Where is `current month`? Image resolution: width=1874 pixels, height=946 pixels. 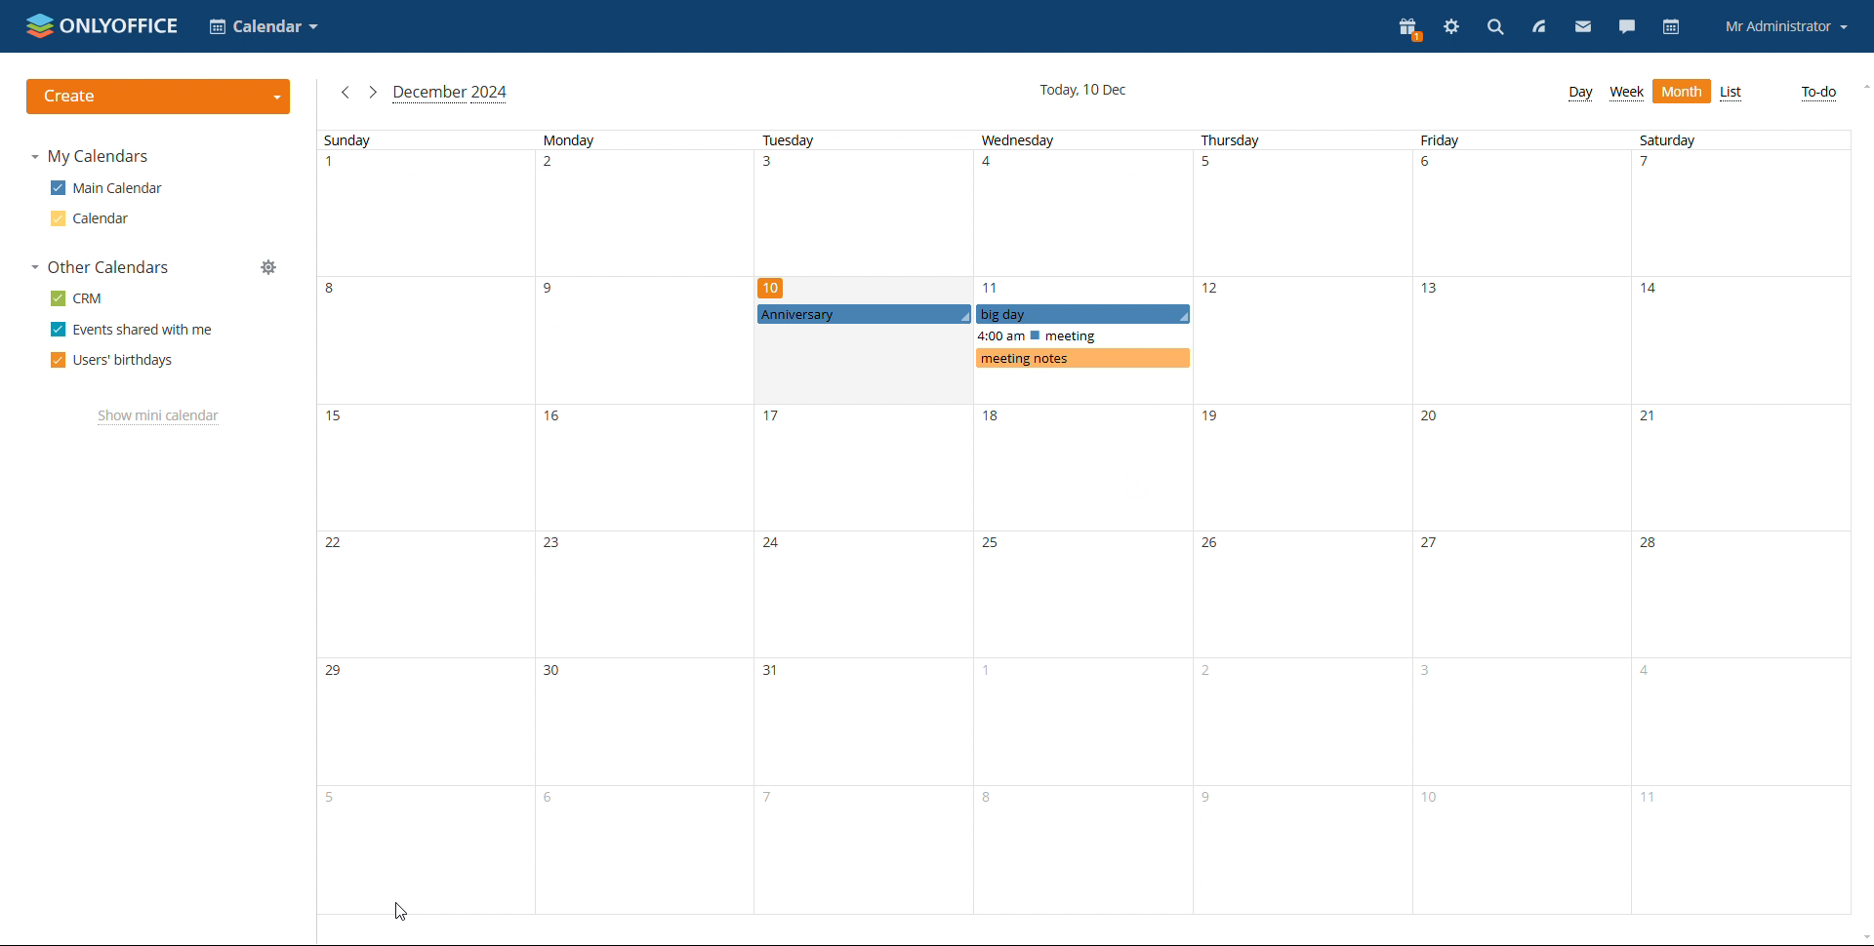
current month is located at coordinates (451, 95).